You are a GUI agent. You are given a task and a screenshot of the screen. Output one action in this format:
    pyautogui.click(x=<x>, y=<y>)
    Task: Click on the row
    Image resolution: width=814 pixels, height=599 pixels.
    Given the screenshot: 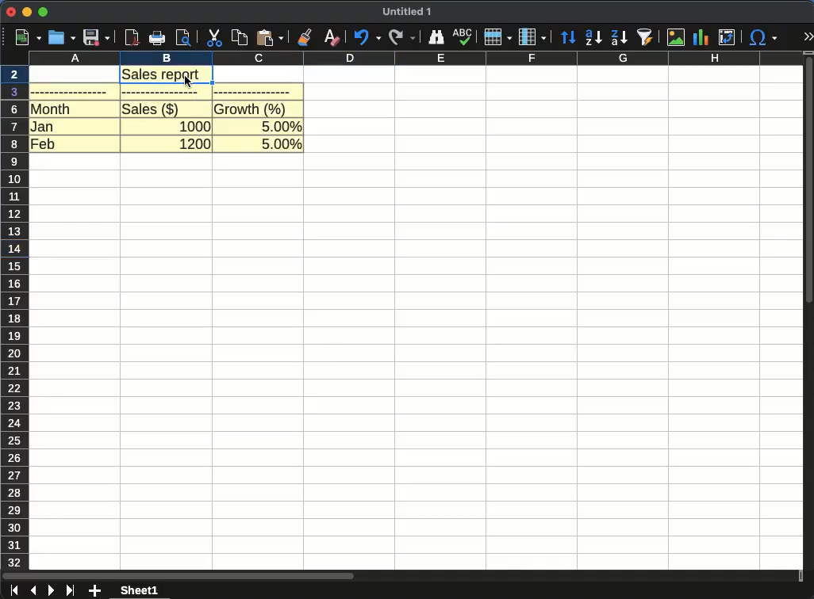 What is the action you would take?
    pyautogui.click(x=497, y=36)
    